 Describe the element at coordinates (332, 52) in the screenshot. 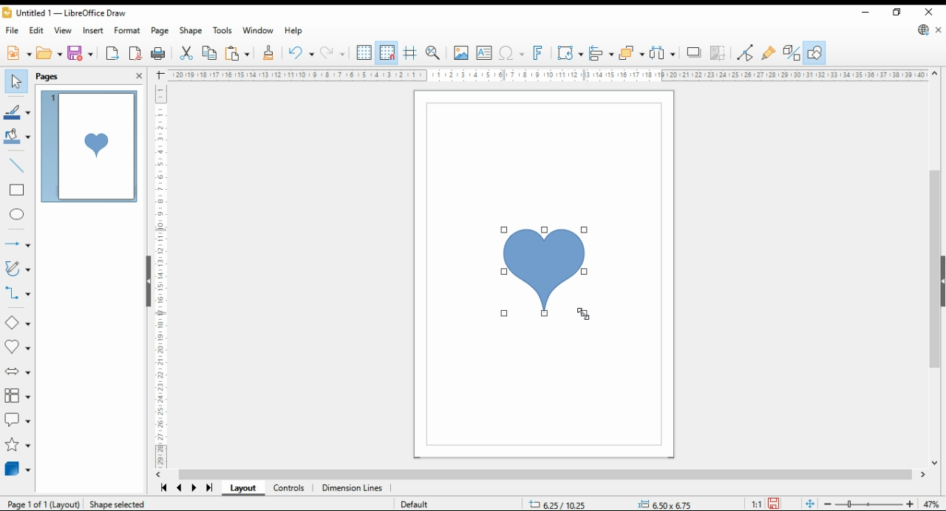

I see `redo` at that location.